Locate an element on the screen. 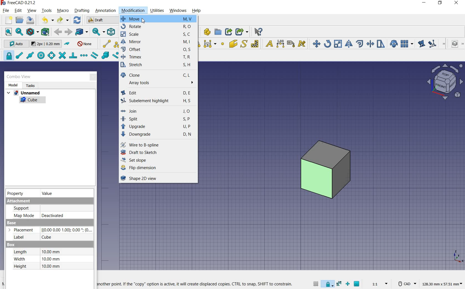 The width and height of the screenshot is (465, 289). Placement is located at coordinates (23, 230).